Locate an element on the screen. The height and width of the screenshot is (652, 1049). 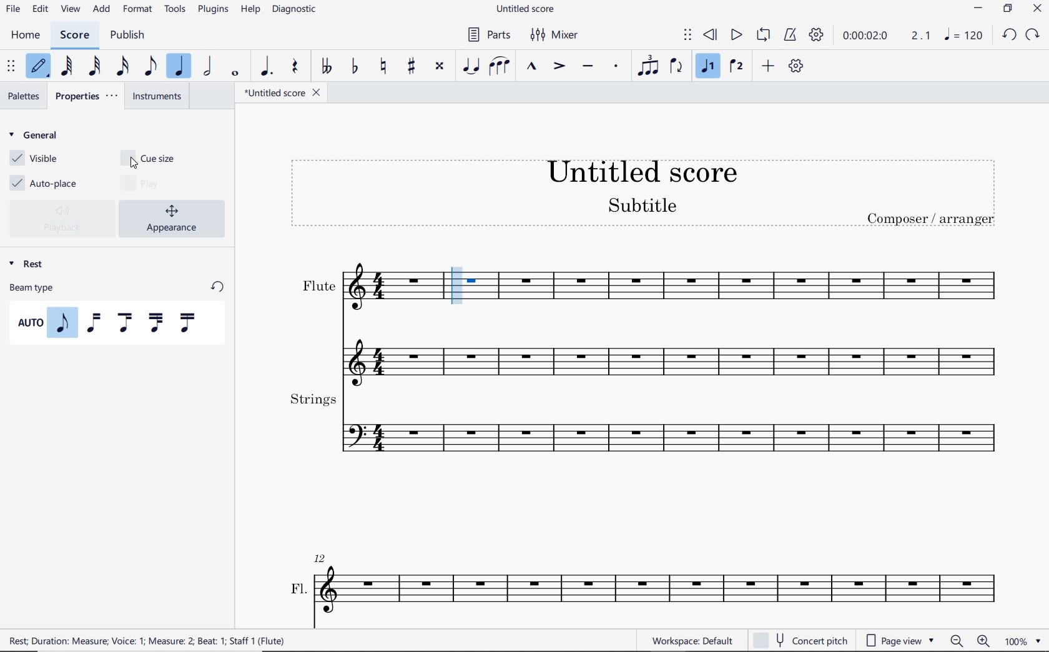
flute is located at coordinates (361, 289).